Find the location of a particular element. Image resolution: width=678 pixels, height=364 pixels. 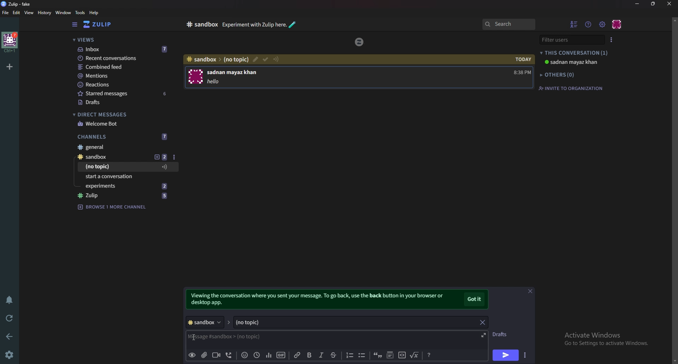

Spoiler is located at coordinates (390, 356).